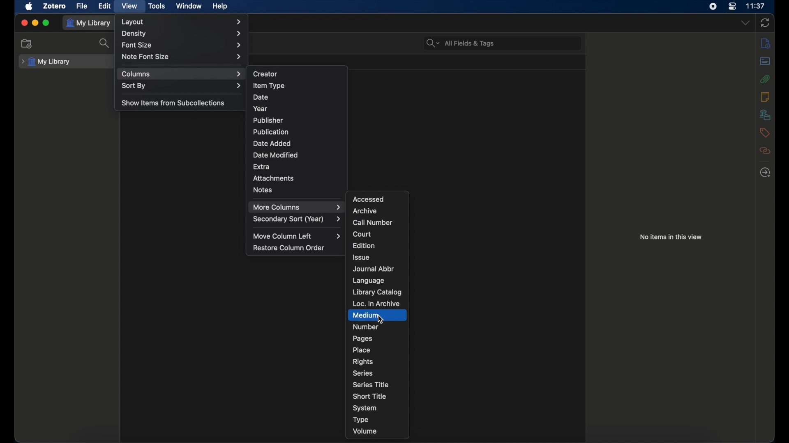  Describe the element at coordinates (276, 155) in the screenshot. I see `date modified` at that location.